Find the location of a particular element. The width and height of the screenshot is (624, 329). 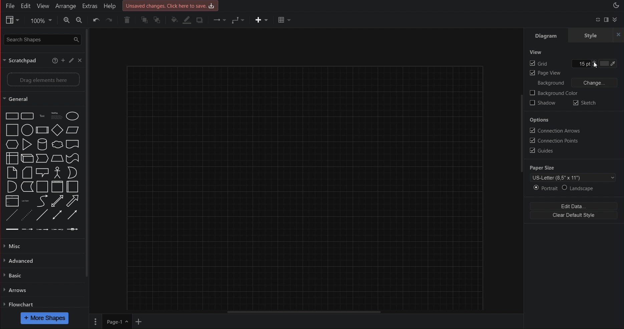

curve moon is located at coordinates (72, 170).